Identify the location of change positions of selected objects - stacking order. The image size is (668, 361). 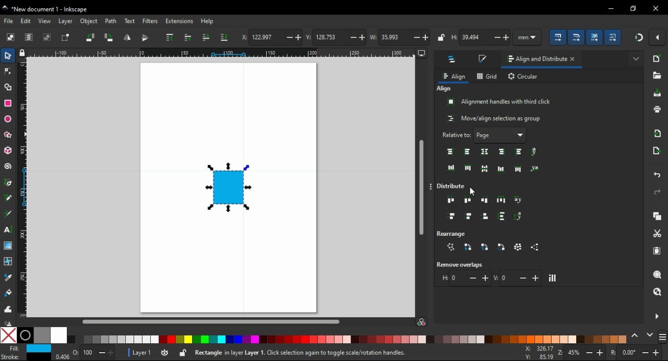
(484, 247).